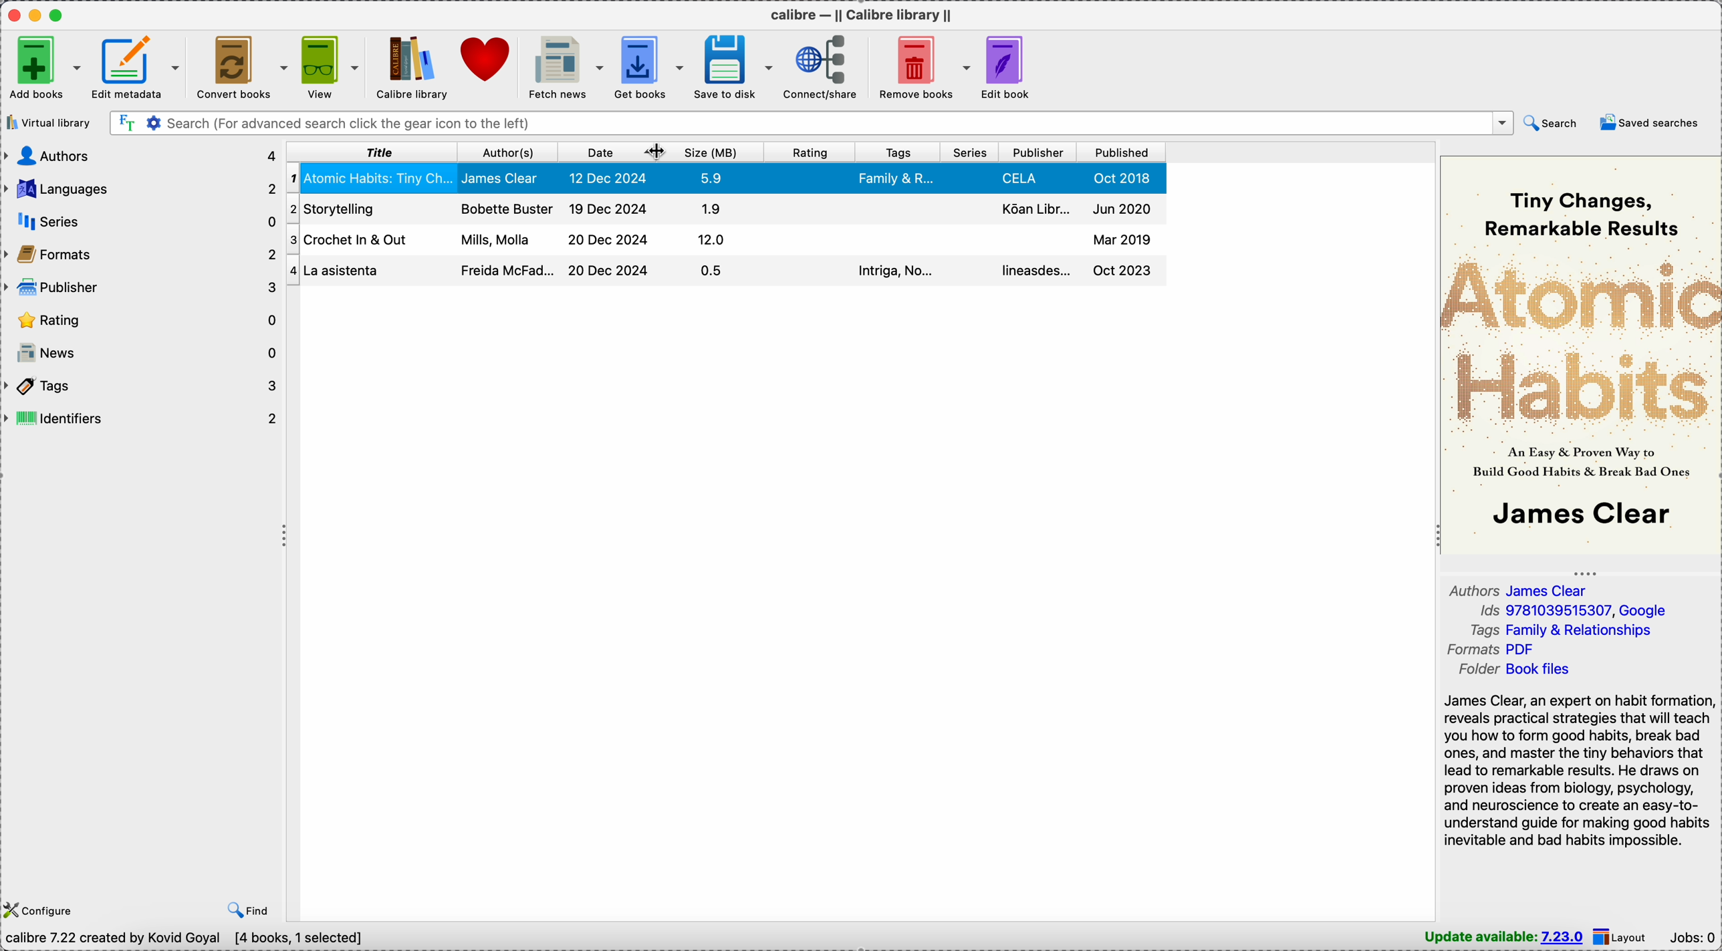  Describe the element at coordinates (898, 152) in the screenshot. I see `tags` at that location.